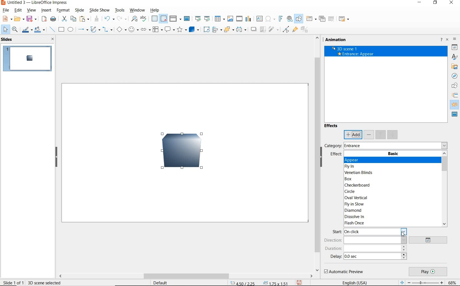 This screenshot has height=286, width=460. I want to click on close, so click(448, 39).